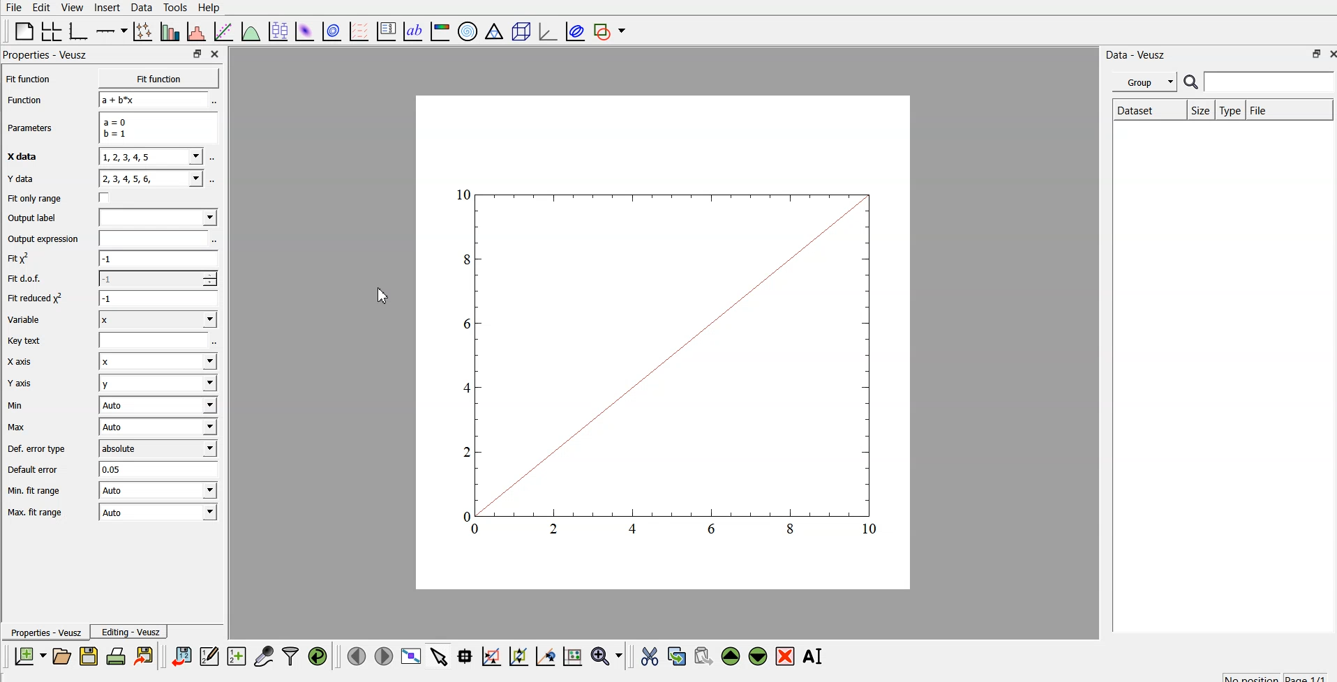 The image size is (1337, 682). What do you see at coordinates (39, 7) in the screenshot?
I see `edit` at bounding box center [39, 7].